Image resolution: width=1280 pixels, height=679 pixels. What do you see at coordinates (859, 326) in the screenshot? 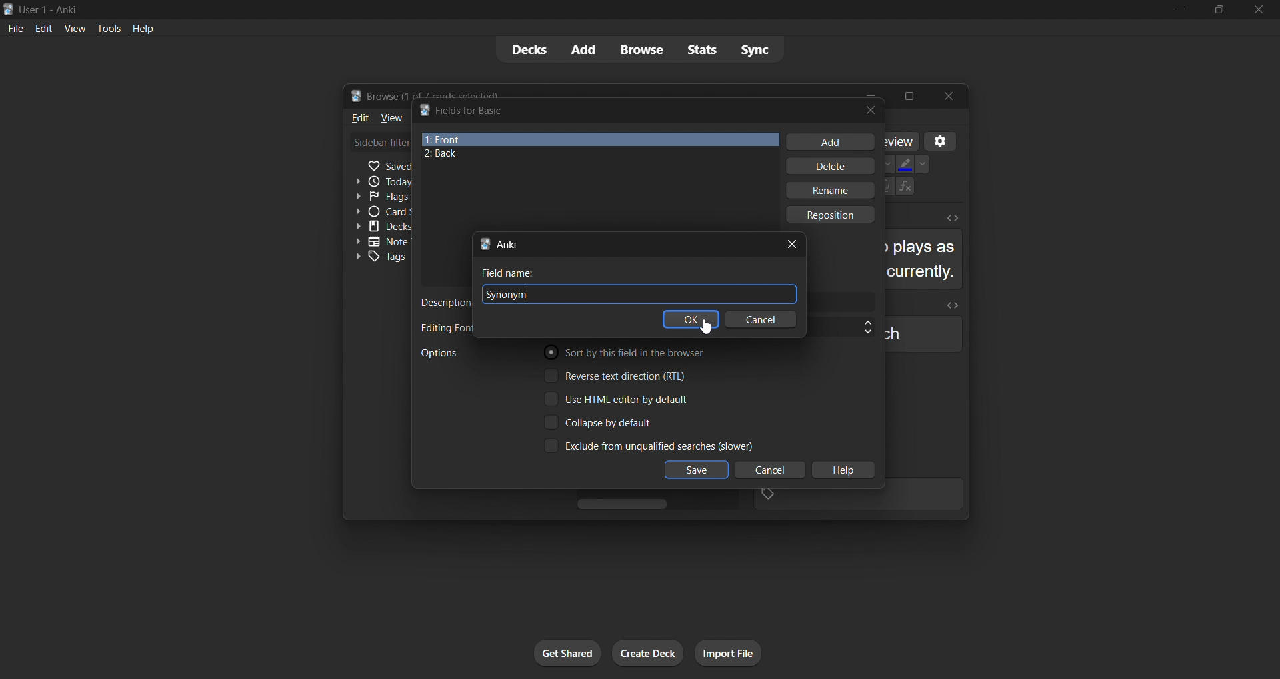
I see `Up/Down arrow` at bounding box center [859, 326].